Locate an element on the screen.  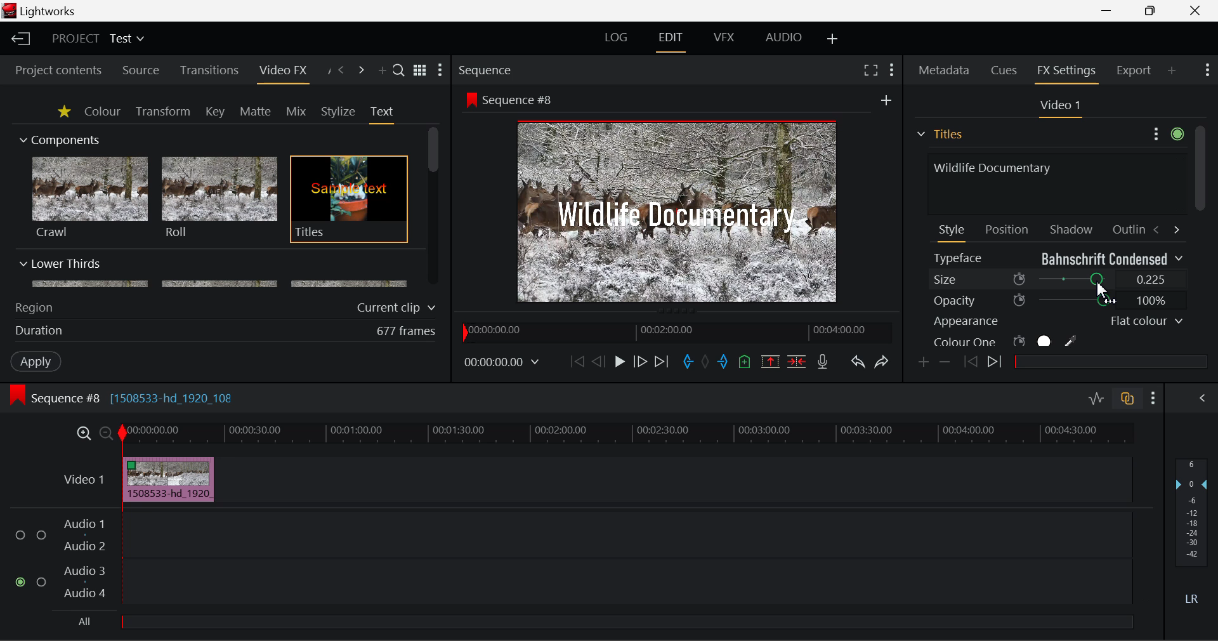
Cues is located at coordinates (1005, 70).